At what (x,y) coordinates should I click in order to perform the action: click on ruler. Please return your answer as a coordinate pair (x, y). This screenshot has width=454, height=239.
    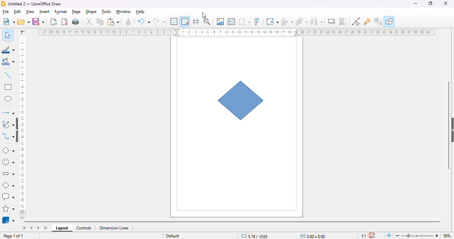
    Looking at the image, I should click on (23, 128).